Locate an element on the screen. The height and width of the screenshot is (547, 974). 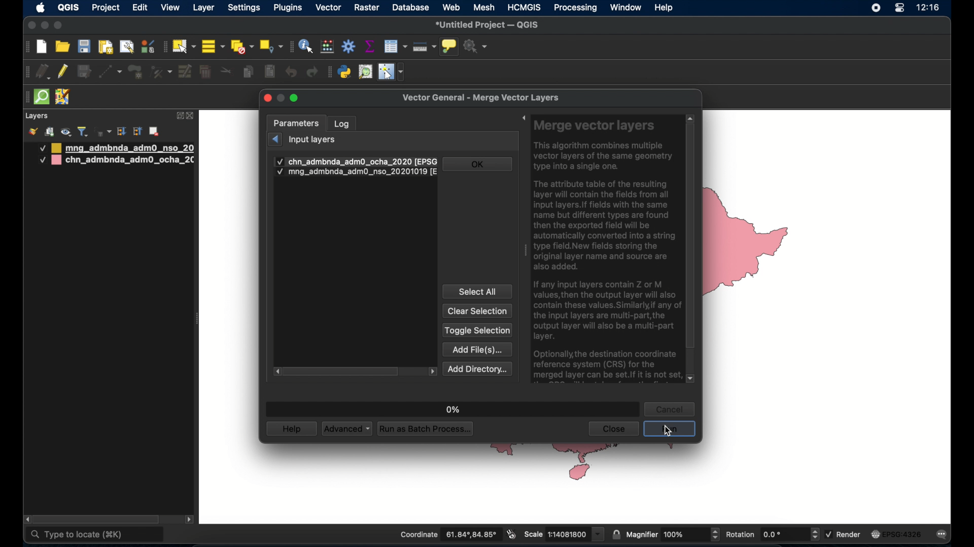
log is located at coordinates (342, 123).